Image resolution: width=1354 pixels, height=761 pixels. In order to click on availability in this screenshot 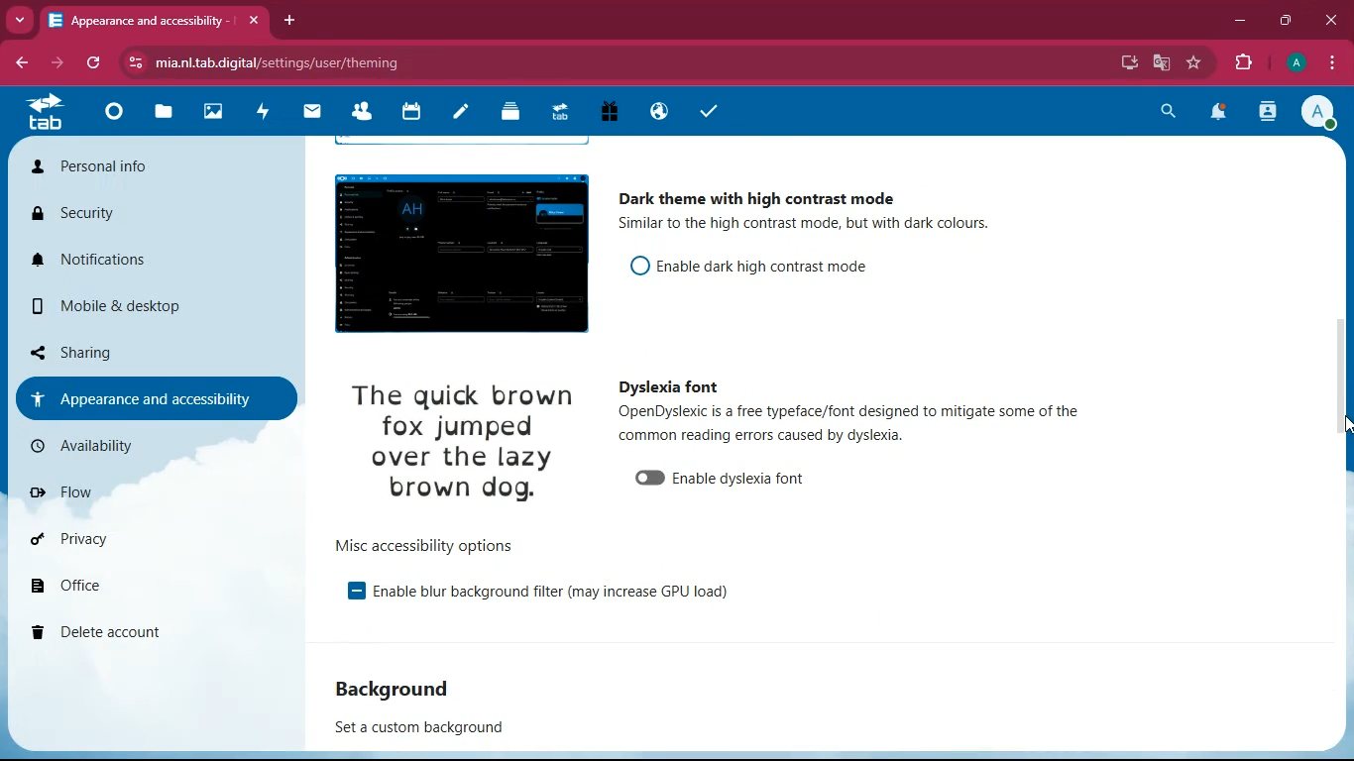, I will do `click(136, 452)`.